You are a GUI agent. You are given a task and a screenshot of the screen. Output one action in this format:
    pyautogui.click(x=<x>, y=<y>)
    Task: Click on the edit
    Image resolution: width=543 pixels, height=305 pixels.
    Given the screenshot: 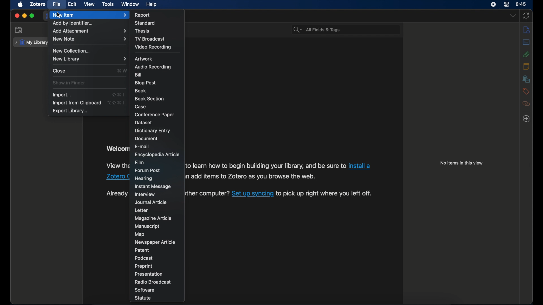 What is the action you would take?
    pyautogui.click(x=72, y=5)
    